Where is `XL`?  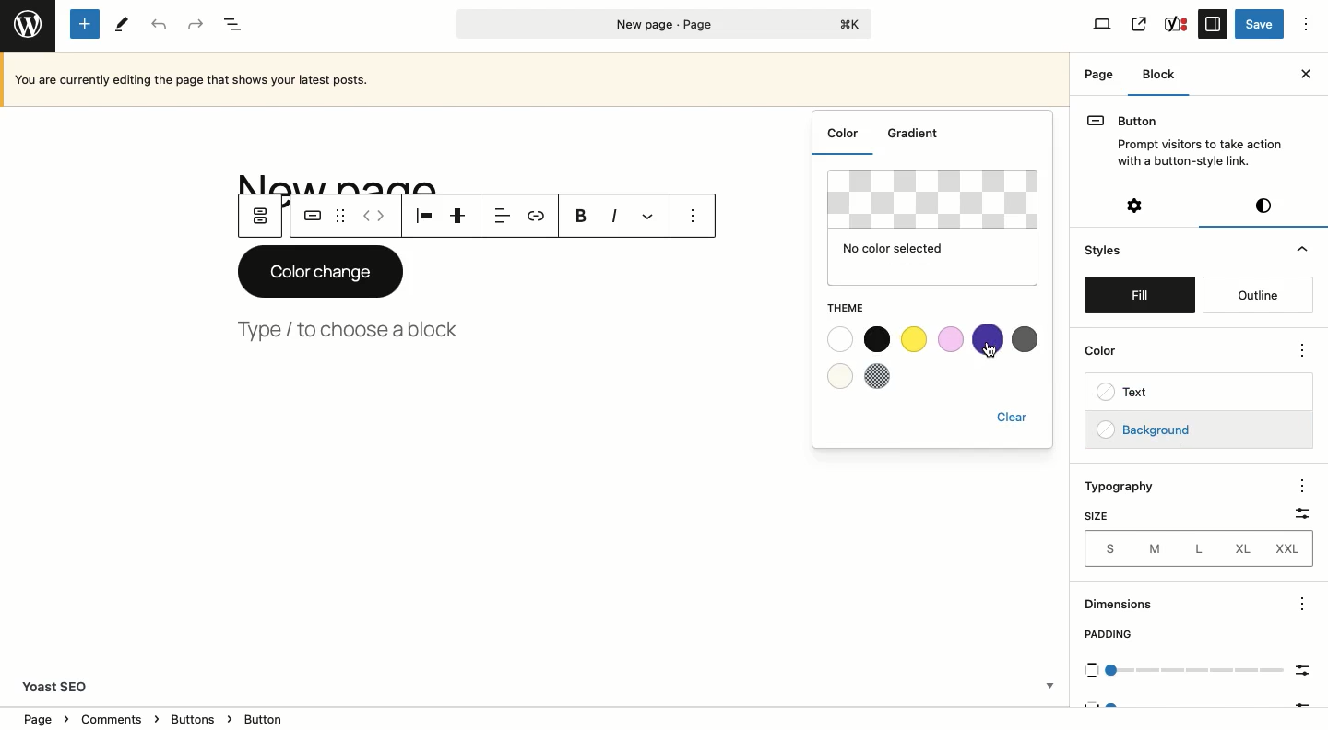 XL is located at coordinates (1244, 549).